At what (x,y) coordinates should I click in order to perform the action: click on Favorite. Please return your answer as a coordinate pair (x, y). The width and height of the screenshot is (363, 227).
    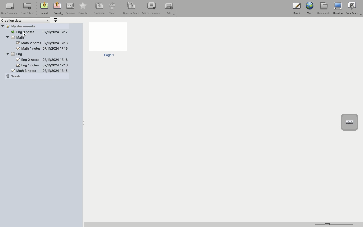
    Looking at the image, I should click on (83, 8).